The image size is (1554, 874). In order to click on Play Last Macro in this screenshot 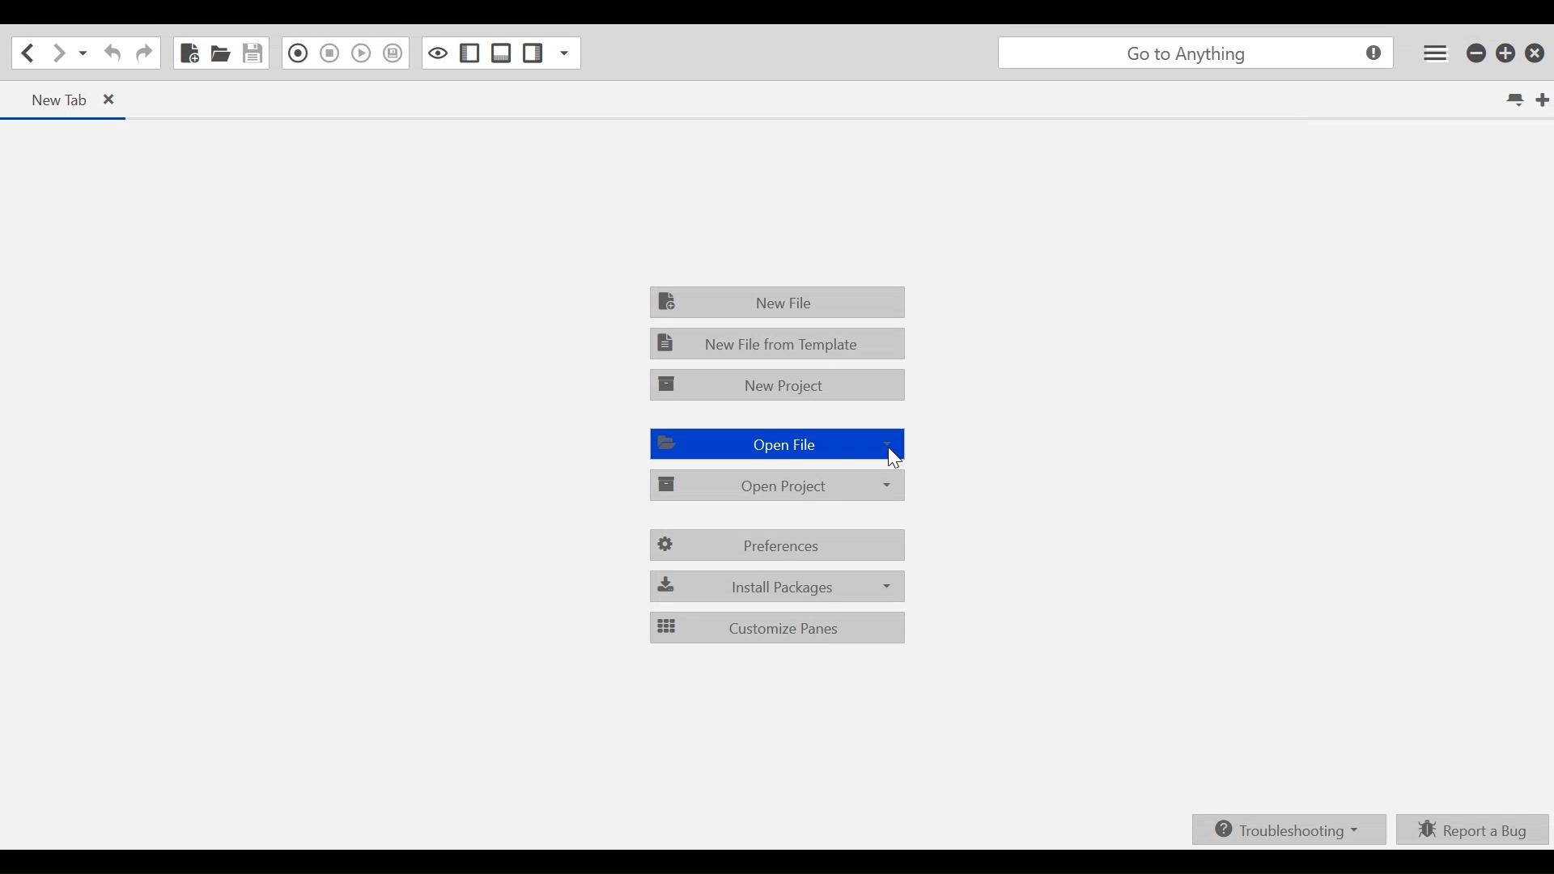, I will do `click(362, 53)`.